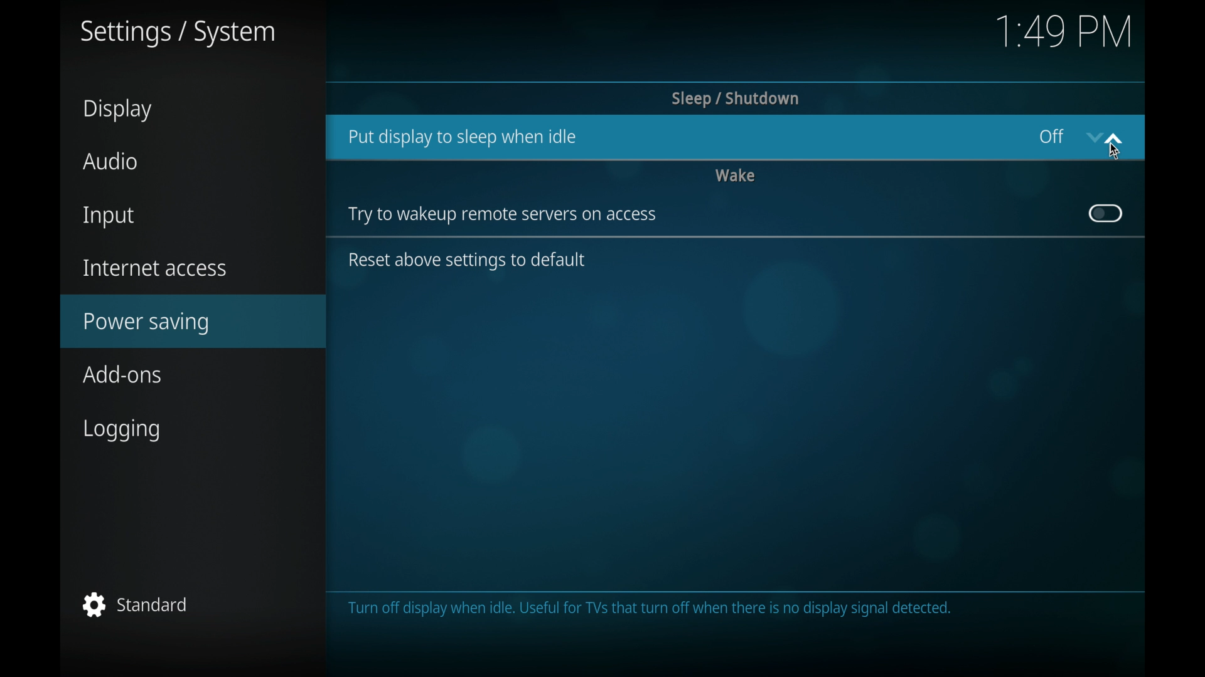 The image size is (1205, 677). Describe the element at coordinates (117, 110) in the screenshot. I see `display` at that location.